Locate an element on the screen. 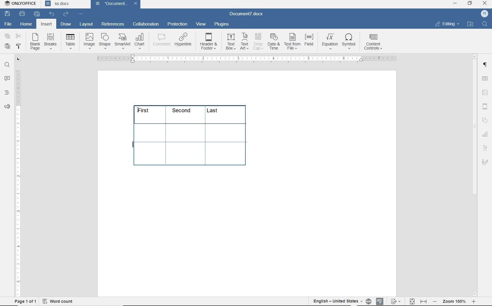 This screenshot has height=306, width=492. fit to width is located at coordinates (423, 300).